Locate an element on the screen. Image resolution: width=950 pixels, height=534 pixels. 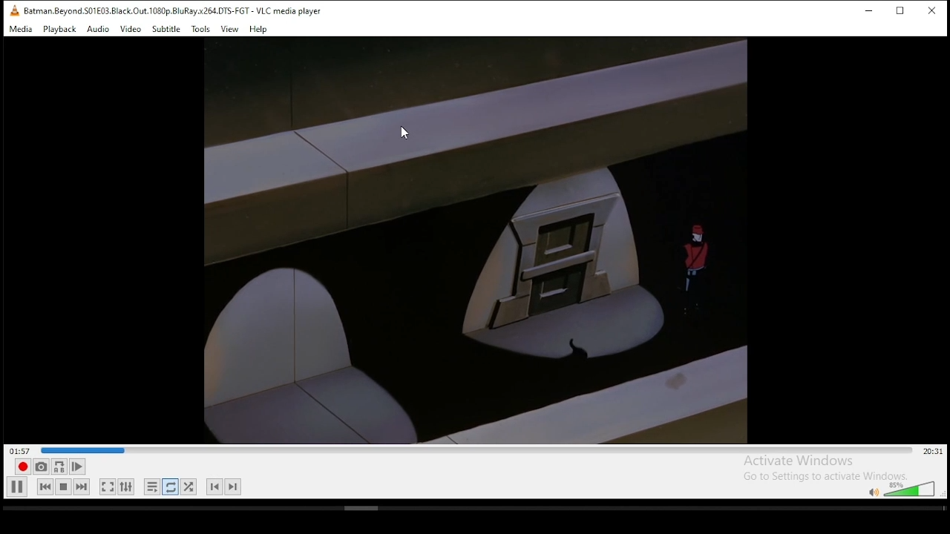
previous chapter is located at coordinates (214, 487).